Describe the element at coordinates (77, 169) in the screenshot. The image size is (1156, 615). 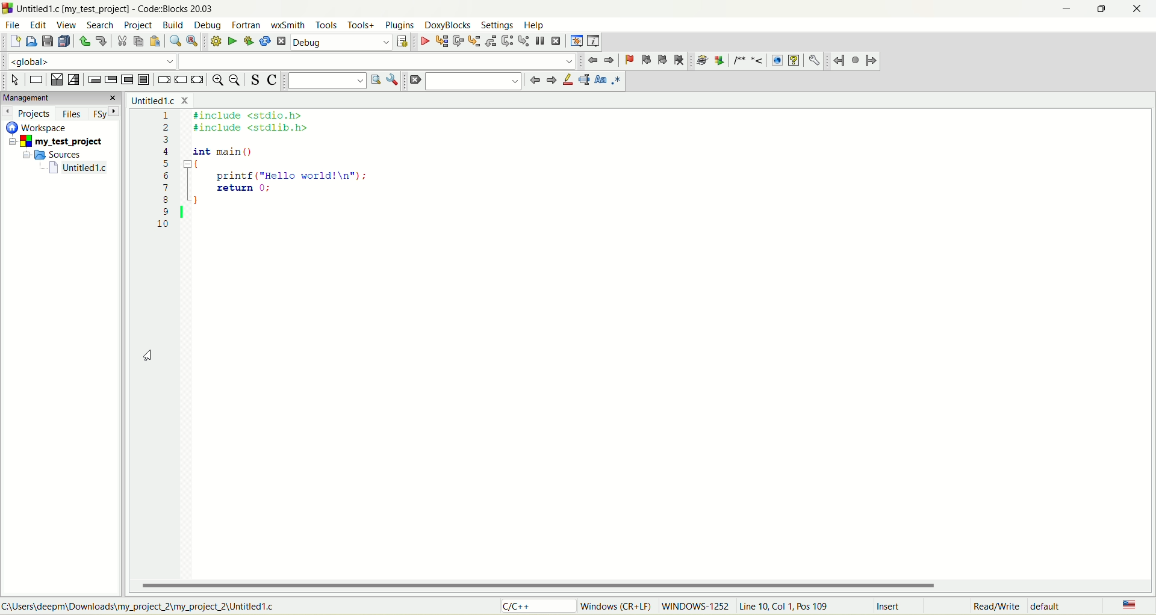
I see `untitled` at that location.